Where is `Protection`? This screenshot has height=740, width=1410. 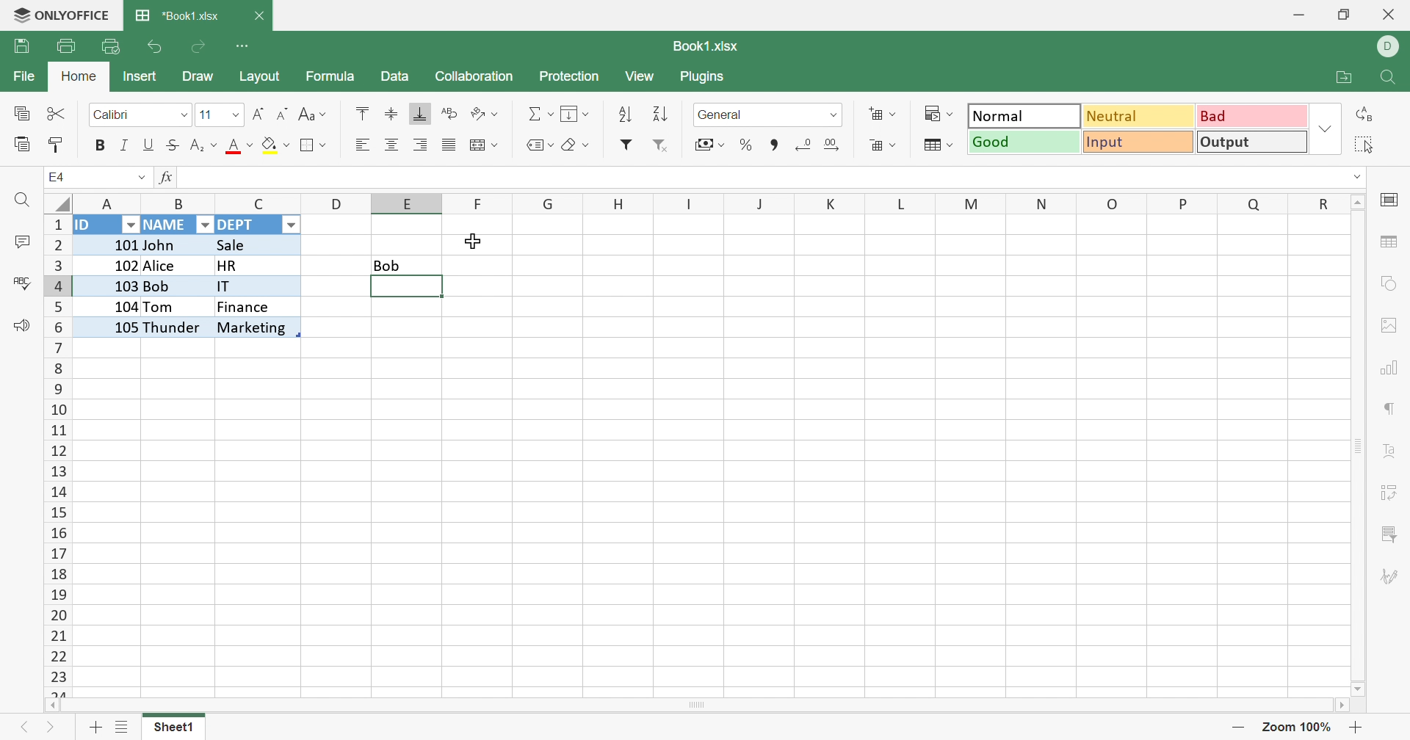
Protection is located at coordinates (571, 73).